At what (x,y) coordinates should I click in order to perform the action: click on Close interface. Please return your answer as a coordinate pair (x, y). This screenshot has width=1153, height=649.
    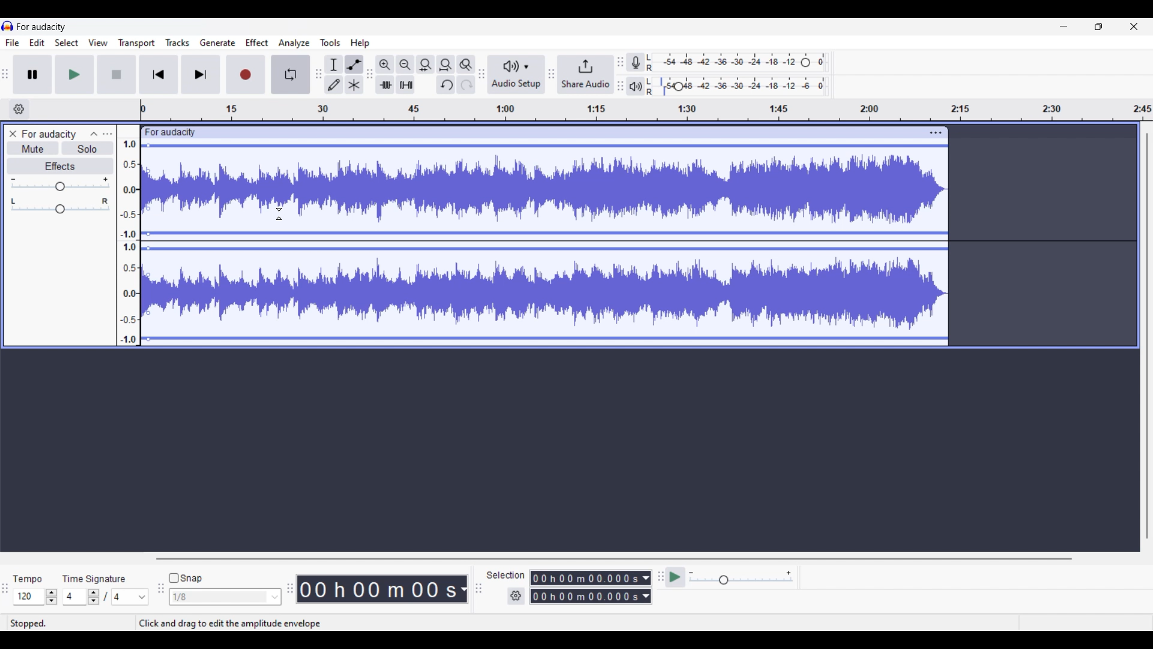
    Looking at the image, I should click on (1134, 26).